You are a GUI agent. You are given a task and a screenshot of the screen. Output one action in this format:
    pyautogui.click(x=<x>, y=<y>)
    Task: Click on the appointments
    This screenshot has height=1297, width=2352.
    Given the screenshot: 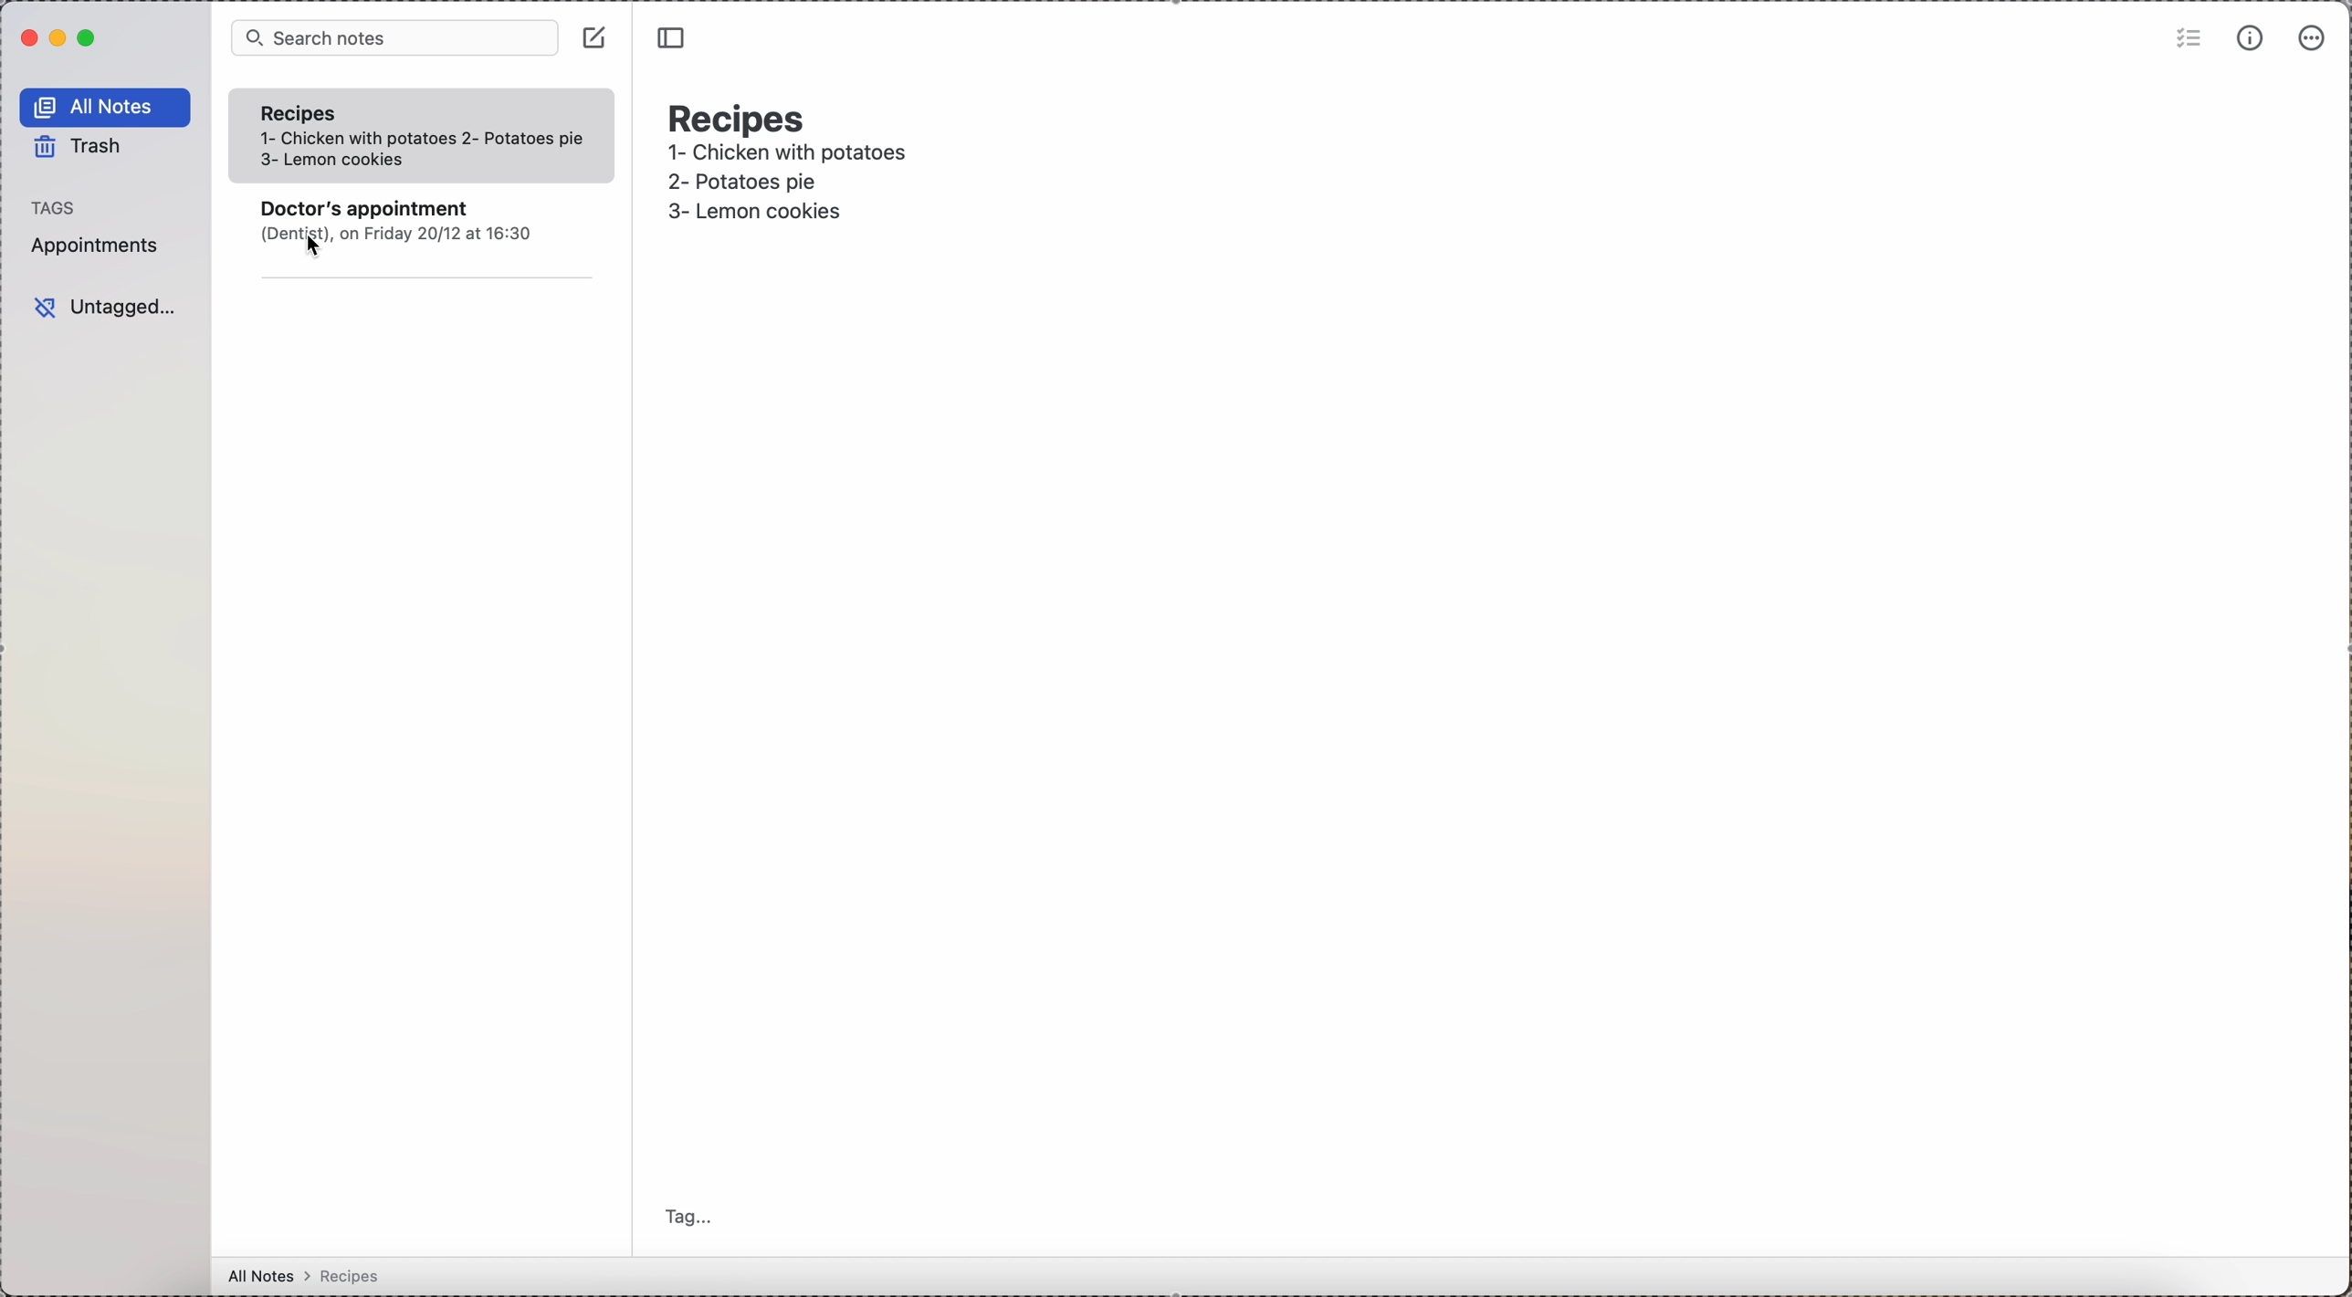 What is the action you would take?
    pyautogui.click(x=101, y=246)
    